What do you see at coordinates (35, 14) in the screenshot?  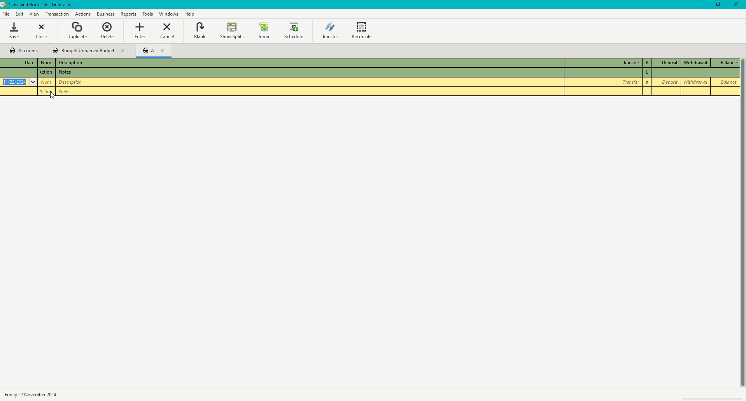 I see `View` at bounding box center [35, 14].